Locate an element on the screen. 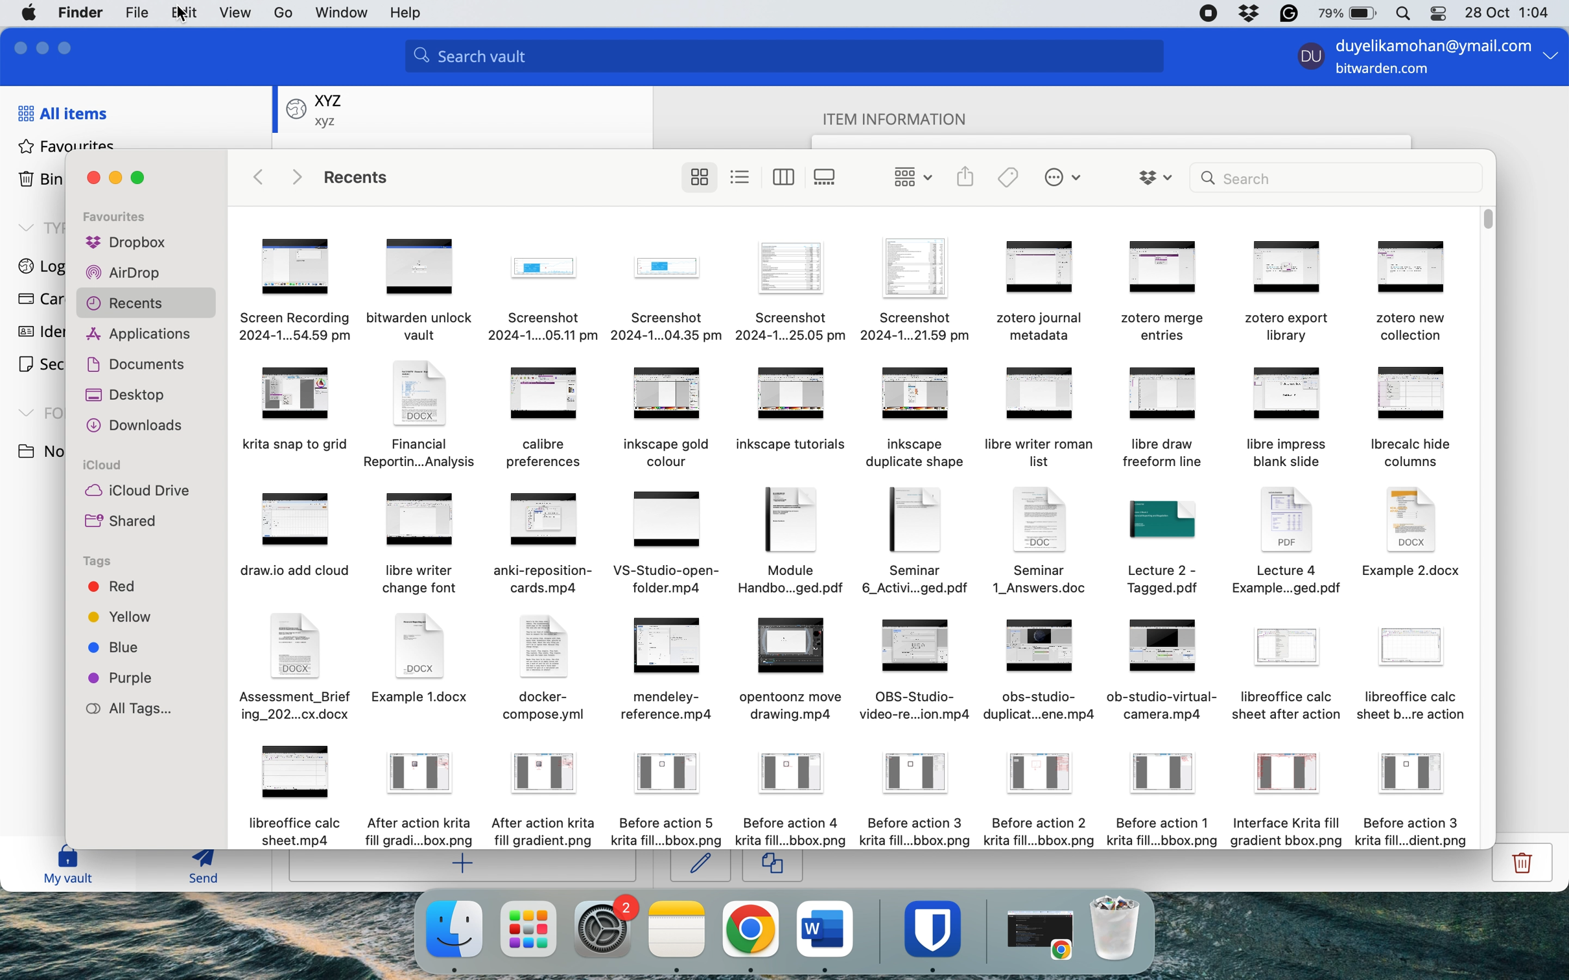 Image resolution: width=1569 pixels, height=980 pixels. all items is located at coordinates (62, 113).